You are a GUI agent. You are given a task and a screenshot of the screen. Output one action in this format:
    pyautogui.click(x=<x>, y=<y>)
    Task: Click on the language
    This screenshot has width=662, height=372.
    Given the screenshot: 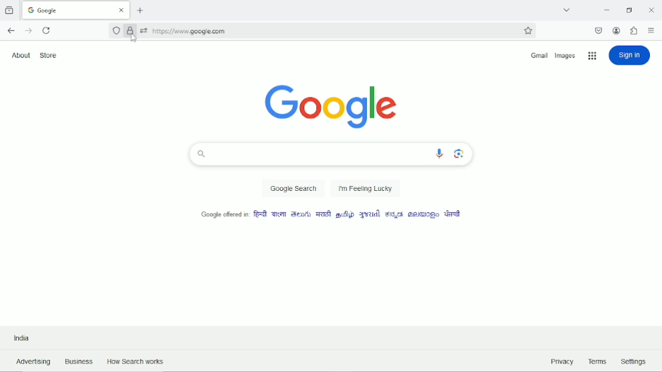 What is the action you would take?
    pyautogui.click(x=322, y=214)
    